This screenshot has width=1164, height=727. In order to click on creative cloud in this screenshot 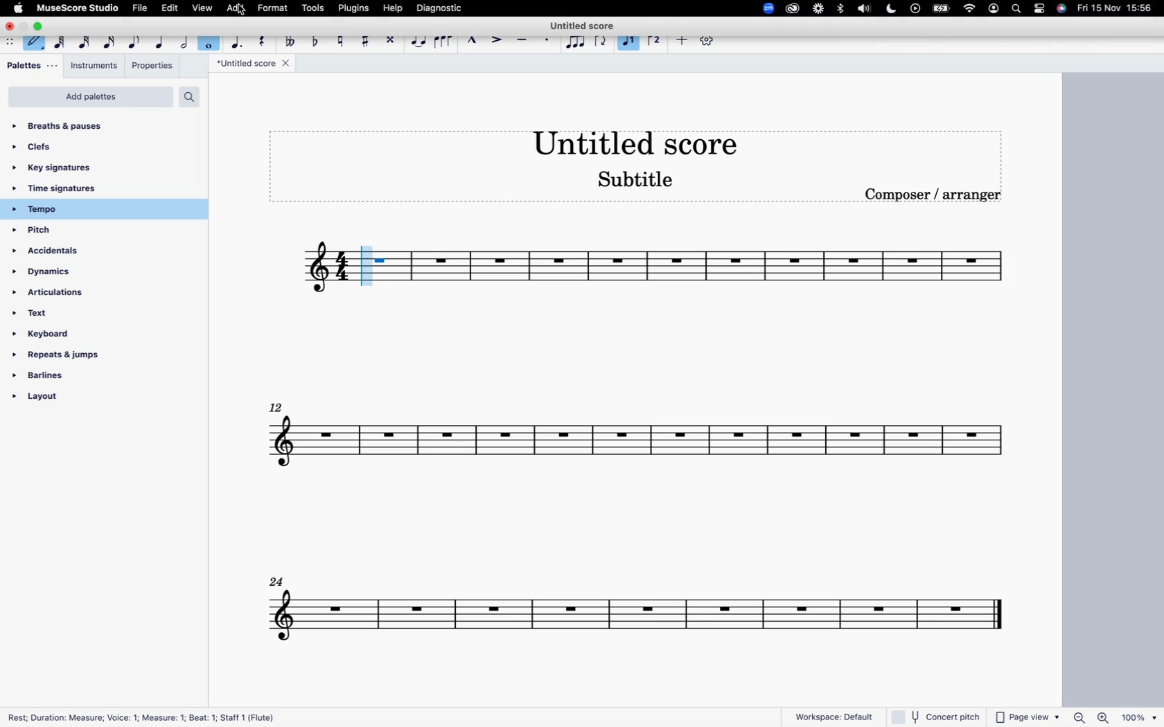, I will do `click(791, 10)`.